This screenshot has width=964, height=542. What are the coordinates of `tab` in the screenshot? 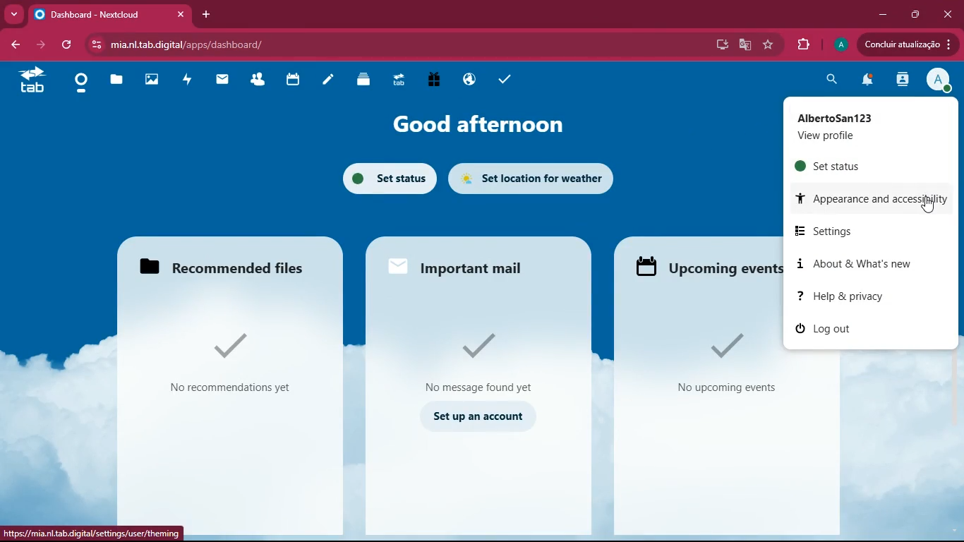 It's located at (402, 82).